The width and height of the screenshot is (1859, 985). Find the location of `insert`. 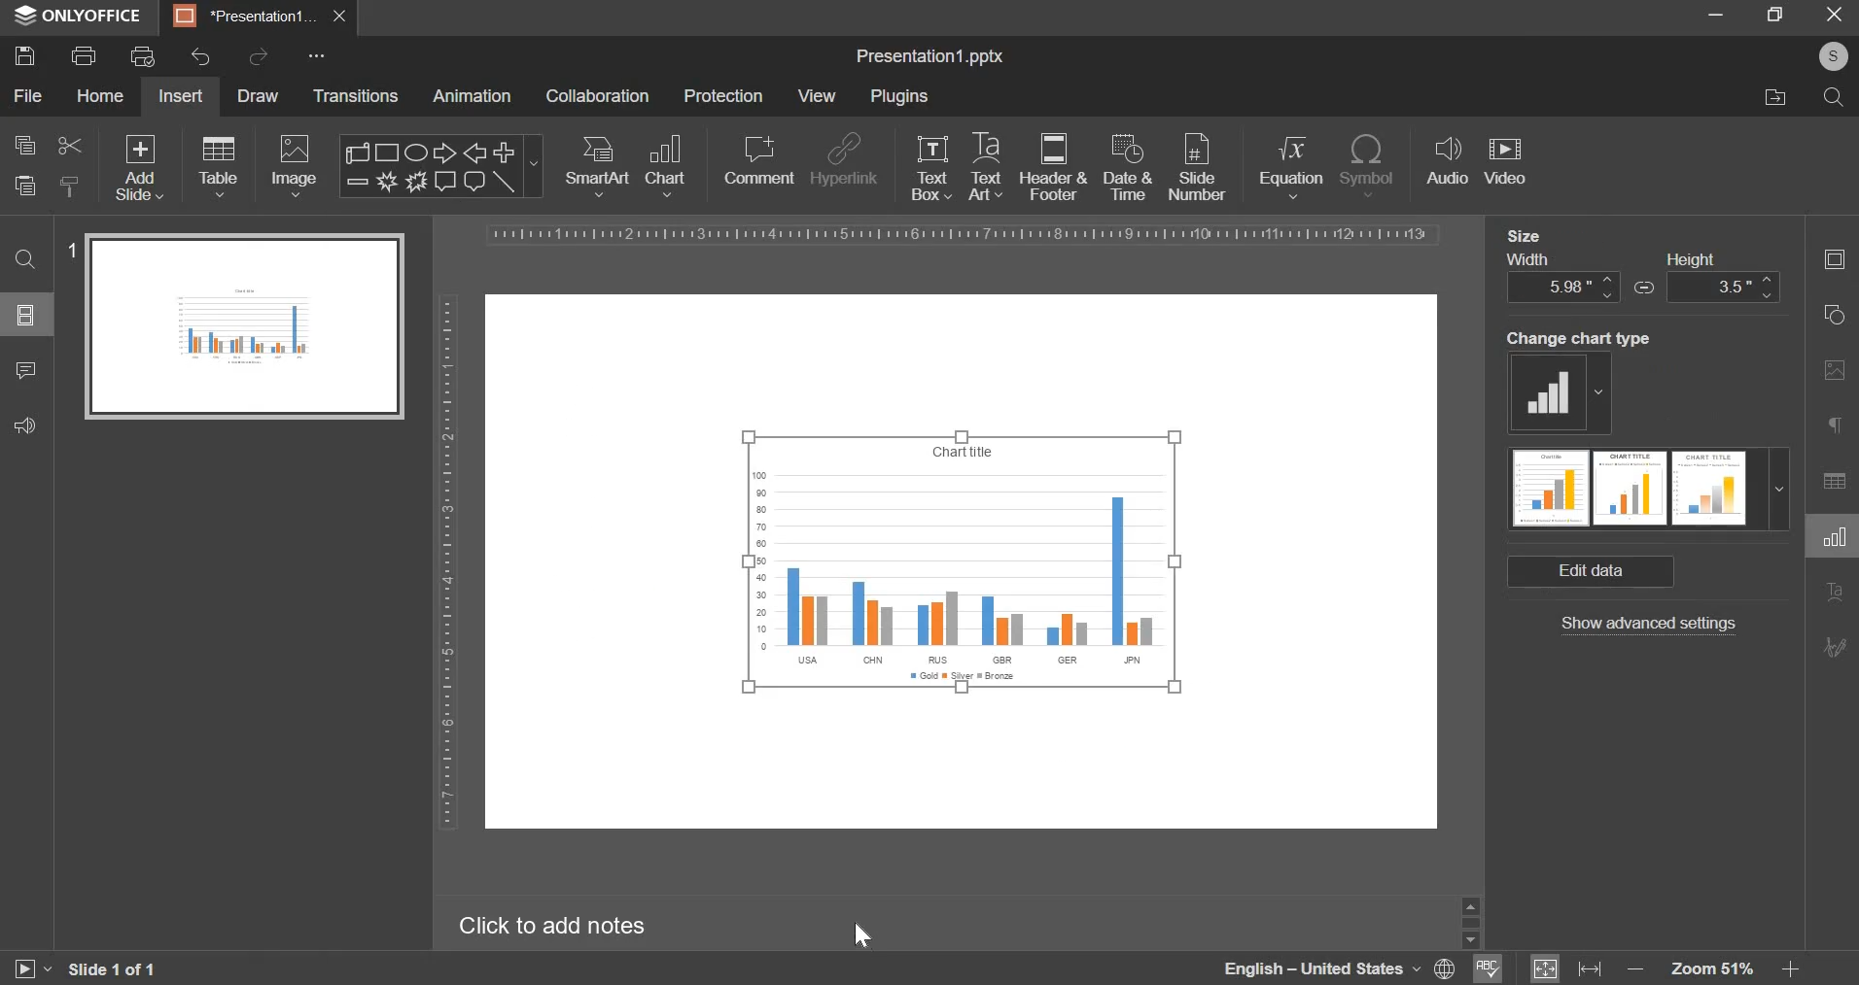

insert is located at coordinates (179, 96).